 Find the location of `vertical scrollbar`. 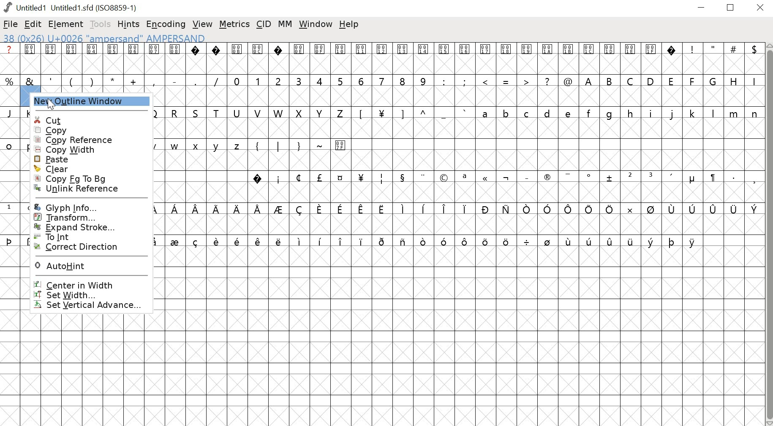

vertical scrollbar is located at coordinates (768, 234).